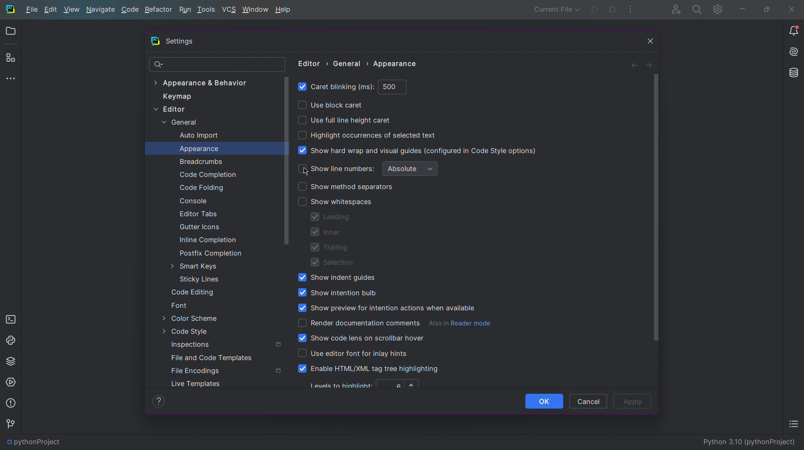 Image resolution: width=804 pixels, height=450 pixels. I want to click on Next, so click(649, 65).